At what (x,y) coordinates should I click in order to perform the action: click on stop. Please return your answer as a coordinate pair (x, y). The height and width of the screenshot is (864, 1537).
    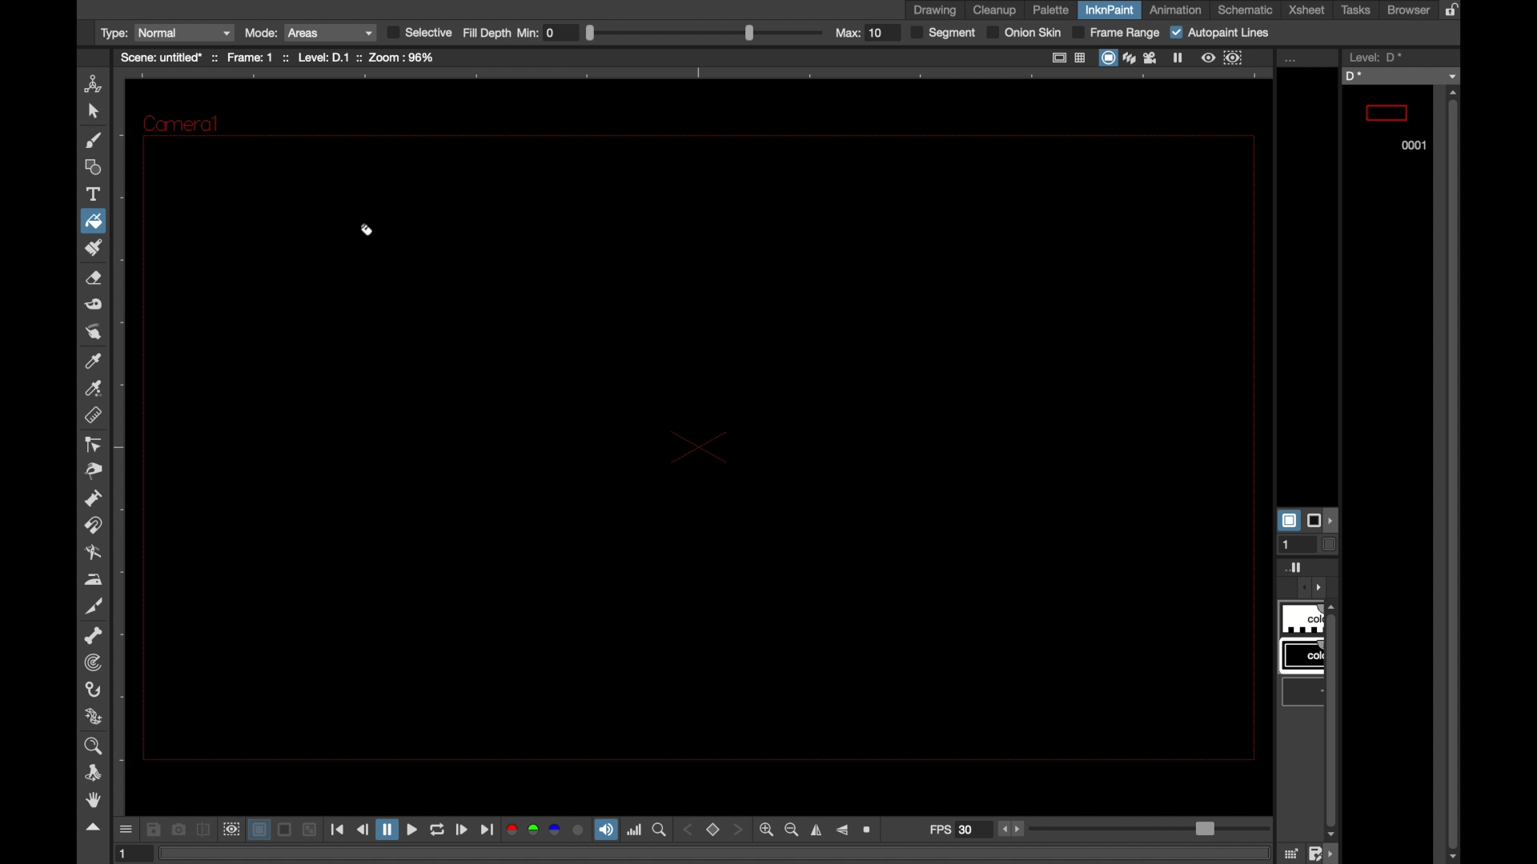
    Looking at the image, I should click on (716, 830).